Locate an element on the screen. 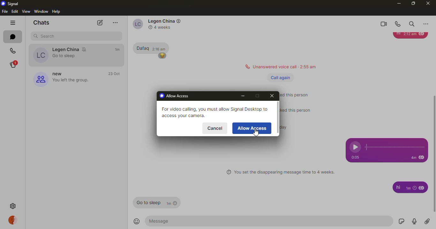 This screenshot has height=229, width=436. minimize is located at coordinates (397, 3).